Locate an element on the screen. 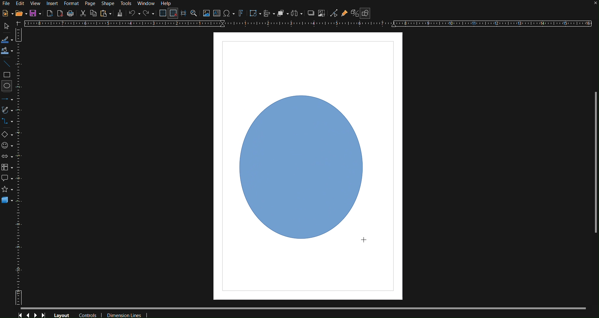 Image resolution: width=599 pixels, height=318 pixels. Insert Fontworks is located at coordinates (241, 14).